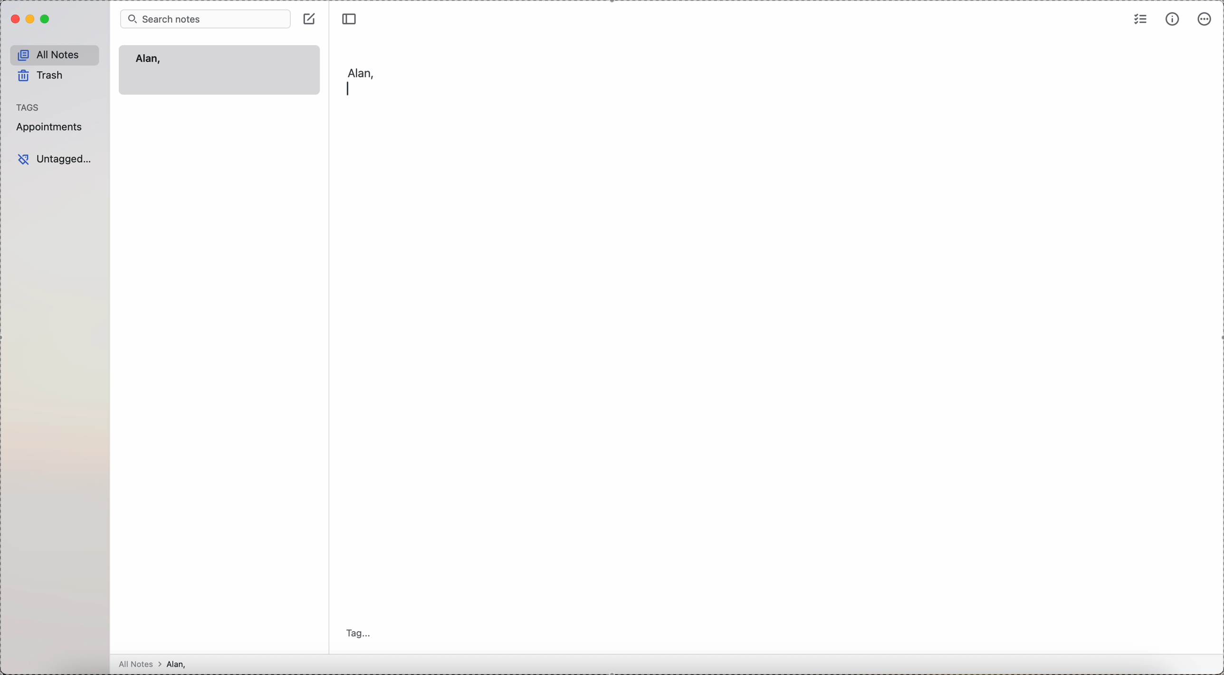  I want to click on trash, so click(42, 77).